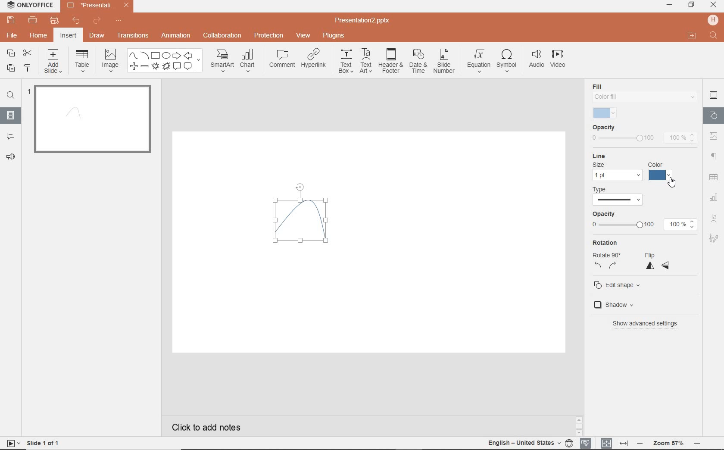 This screenshot has width=724, height=450. What do you see at coordinates (209, 427) in the screenshot?
I see `CLICK TO ADD NOTES` at bounding box center [209, 427].